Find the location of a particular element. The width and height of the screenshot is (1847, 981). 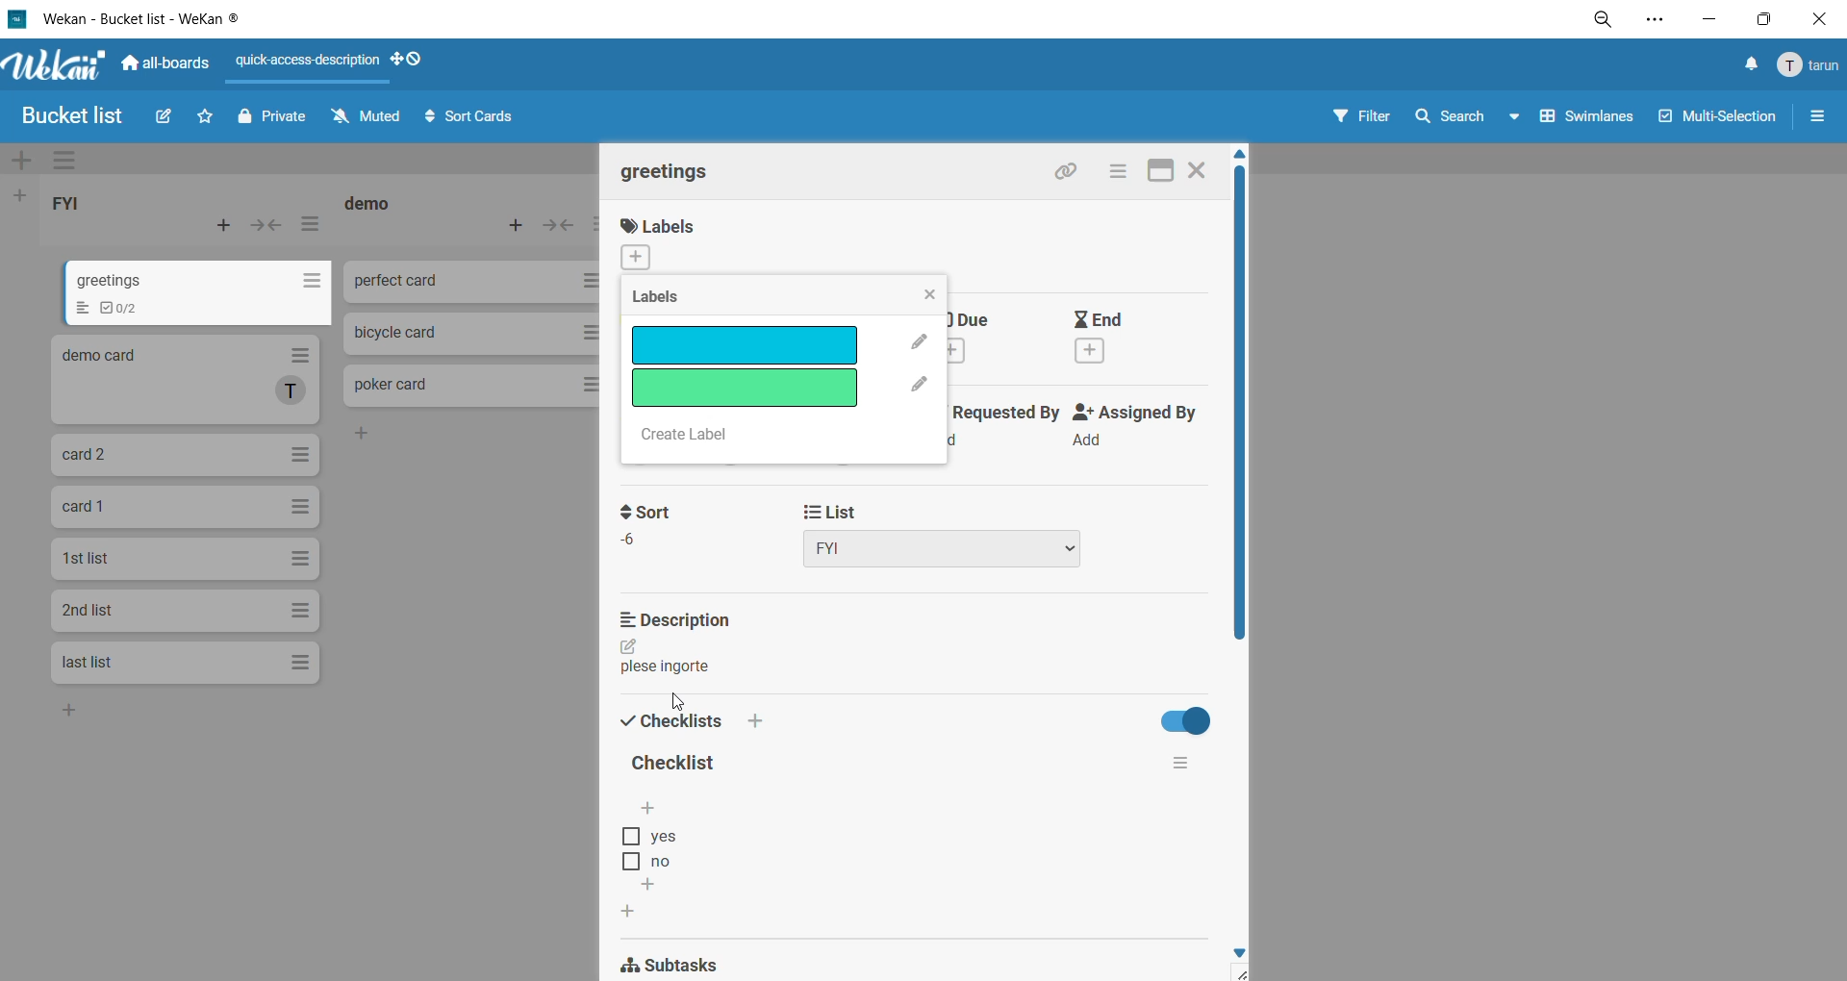

checklist option is located at coordinates (649, 864).